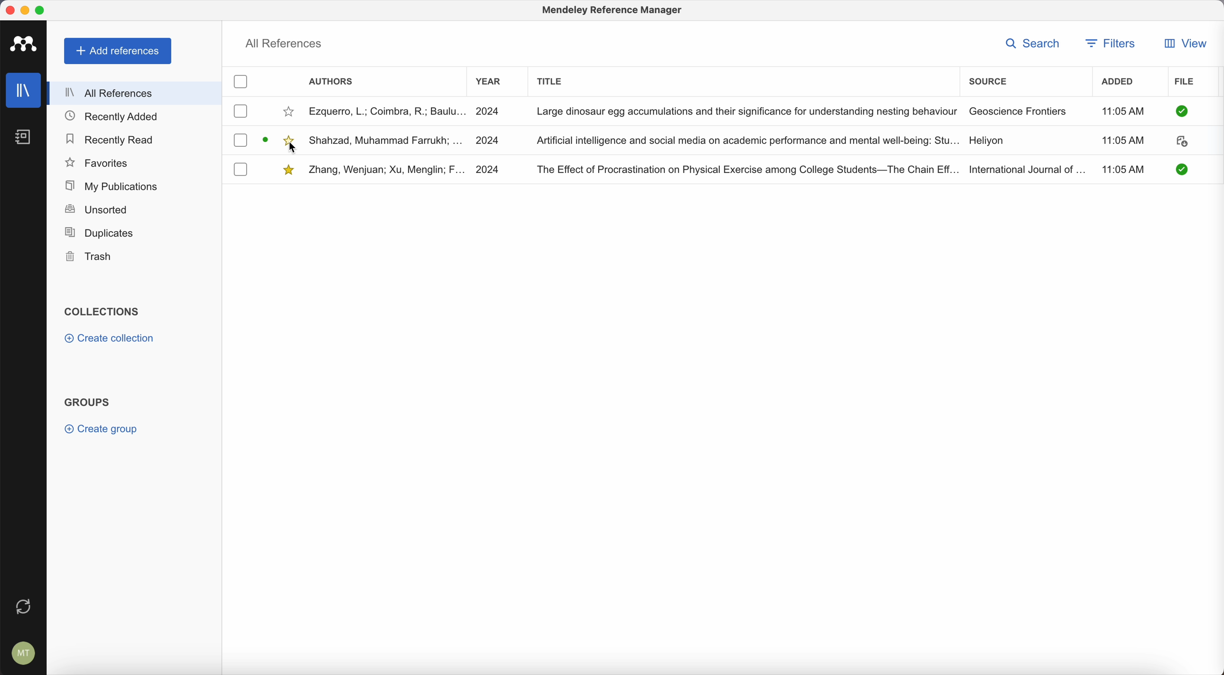 Image resolution: width=1224 pixels, height=675 pixels. What do you see at coordinates (115, 117) in the screenshot?
I see `recently added` at bounding box center [115, 117].